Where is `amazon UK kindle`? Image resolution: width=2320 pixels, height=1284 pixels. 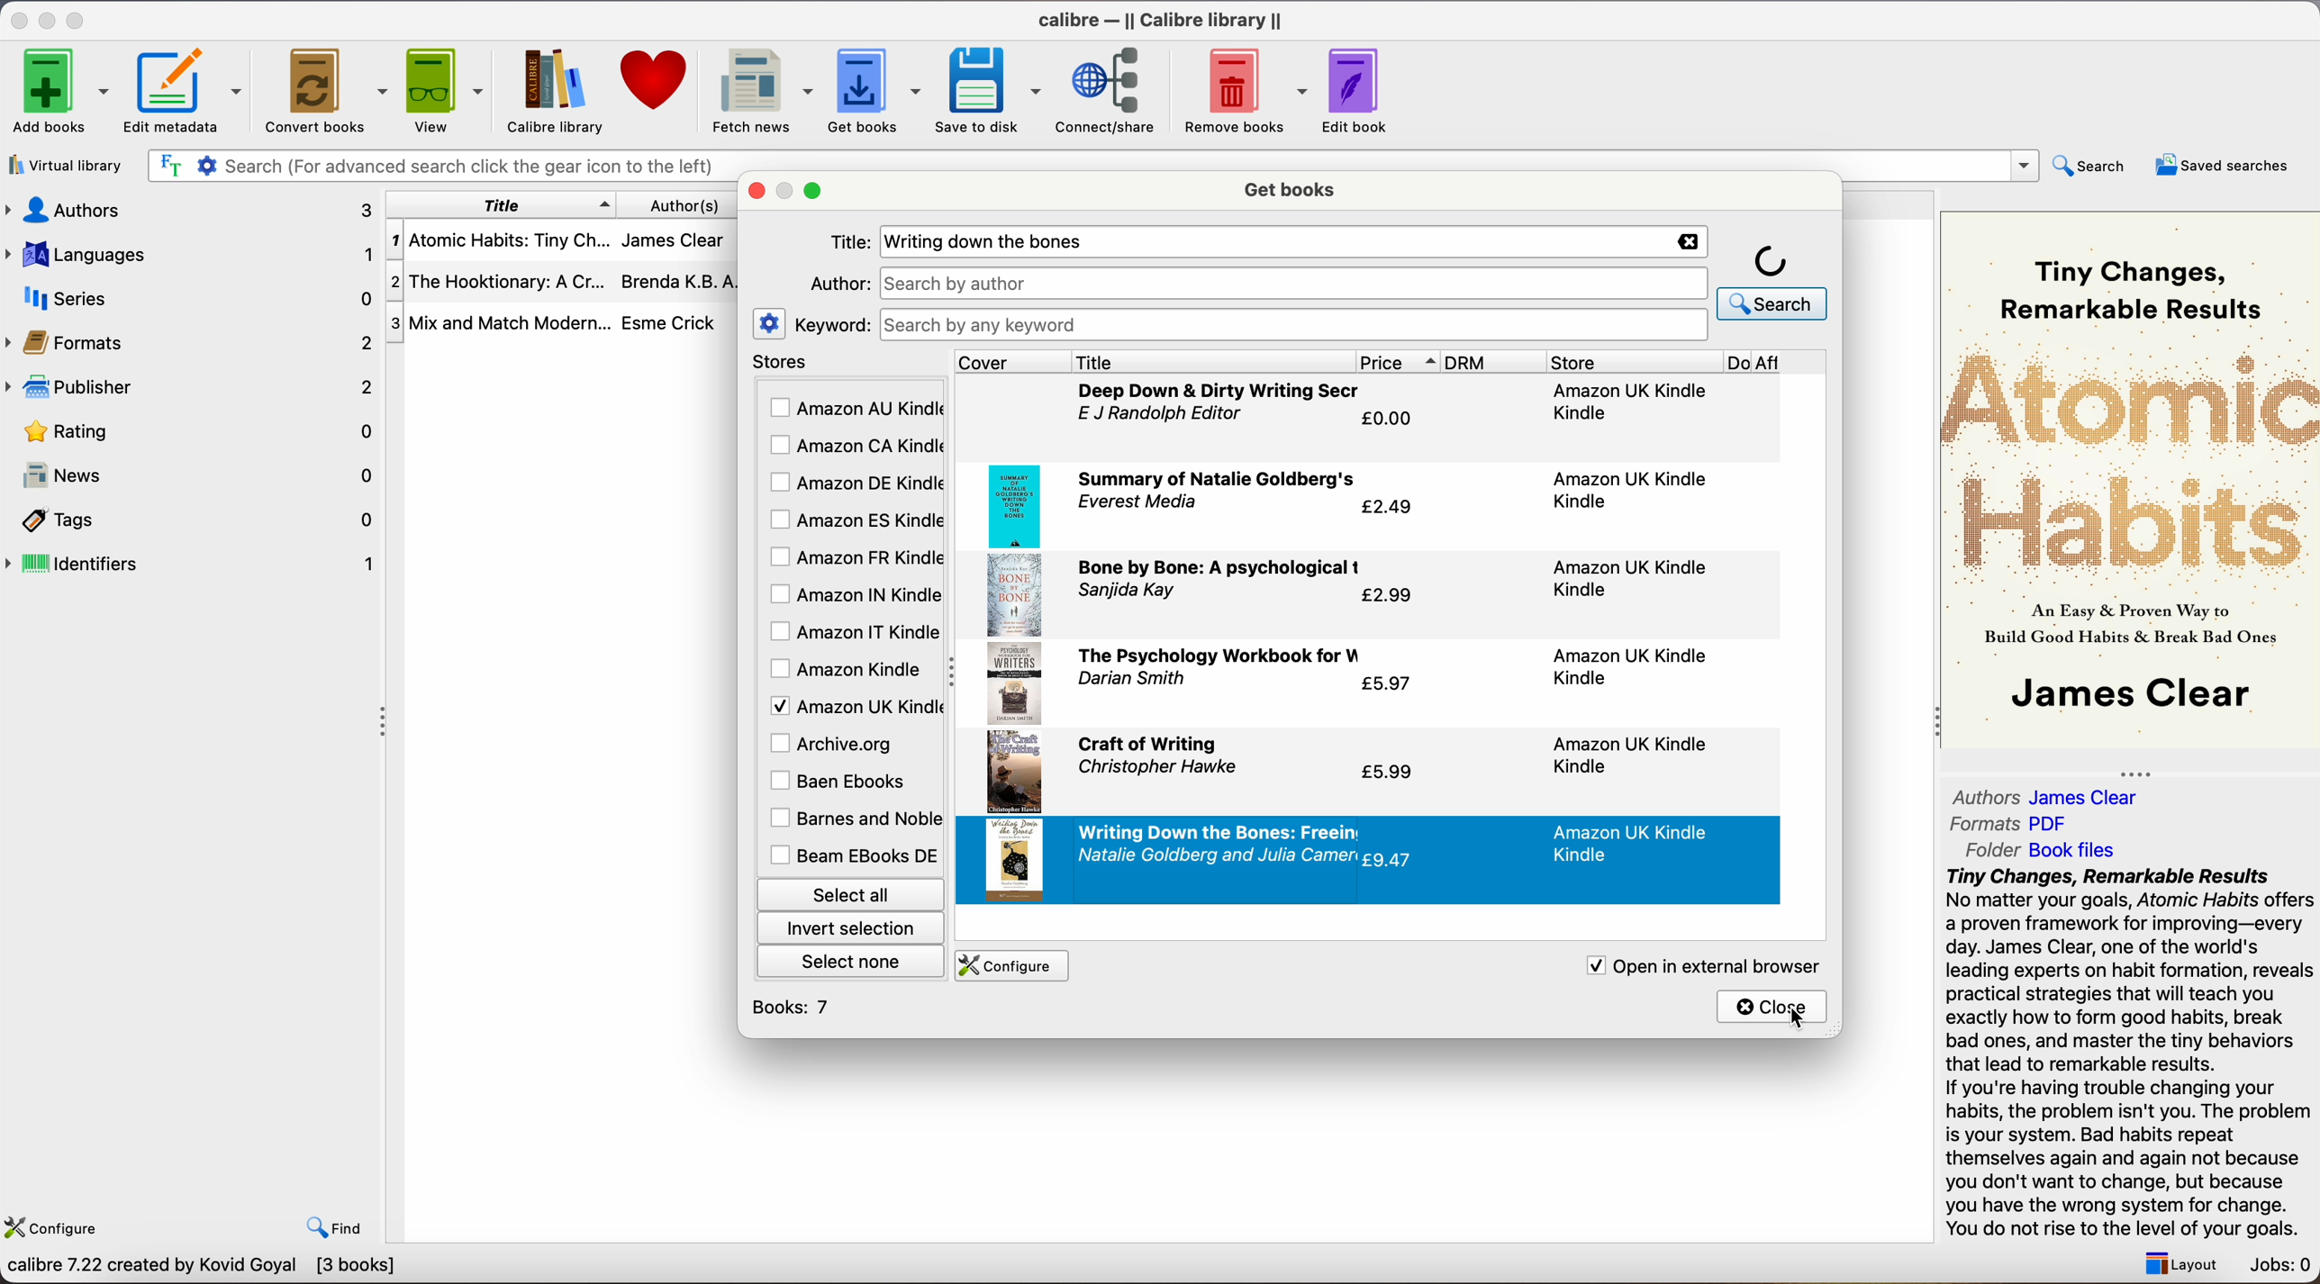 amazon UK kindle is located at coordinates (1623, 755).